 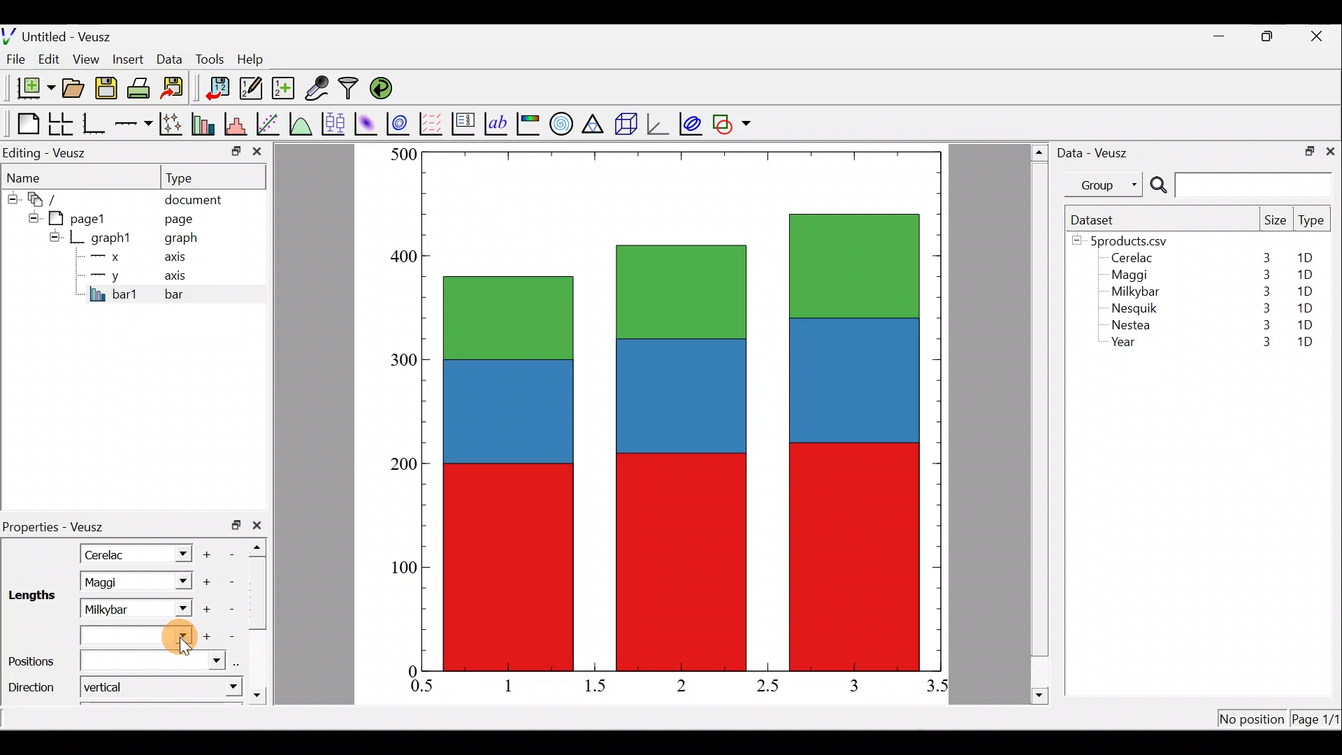 I want to click on Maggi, so click(x=1131, y=277).